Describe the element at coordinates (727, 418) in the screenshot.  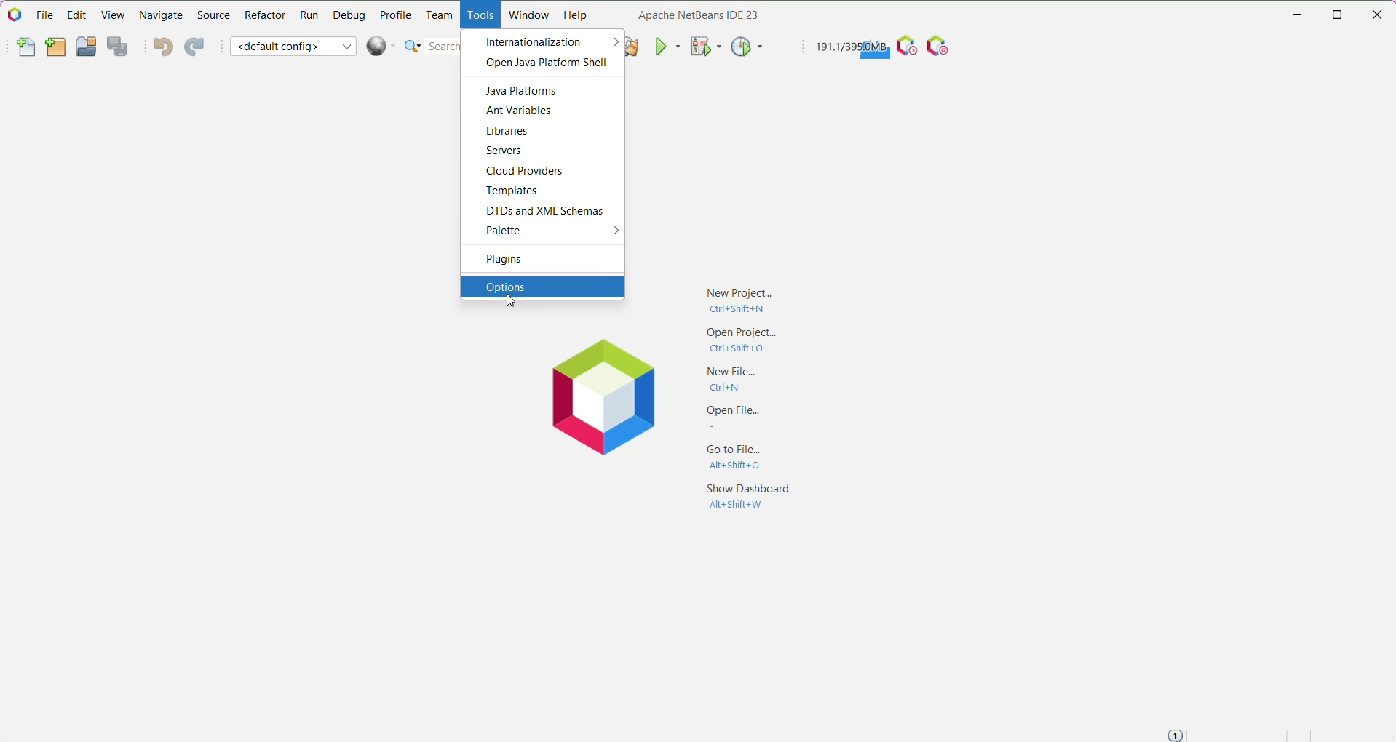
I see `Open File` at that location.